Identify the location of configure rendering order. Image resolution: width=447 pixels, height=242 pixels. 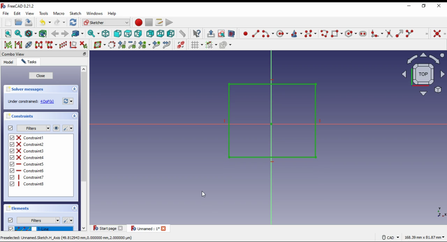
(226, 45).